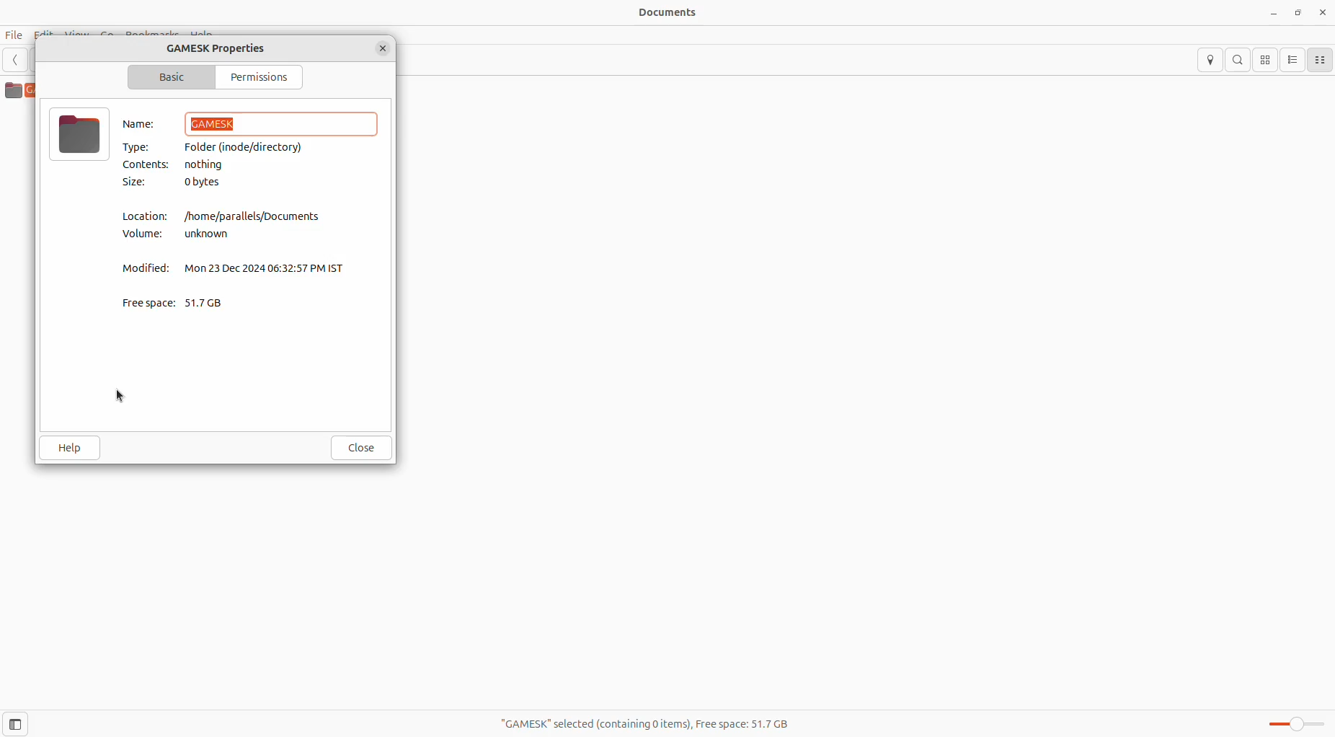 The image size is (1335, 737). I want to click on "GAMESK" selected(containing 0 items), Free space:51.7 G , so click(642, 726).